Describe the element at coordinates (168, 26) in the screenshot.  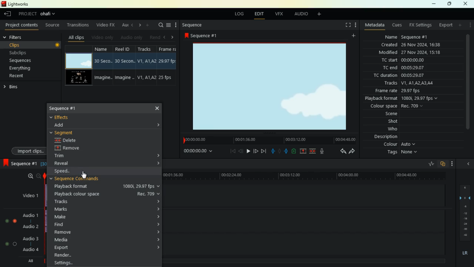
I see `menu` at that location.